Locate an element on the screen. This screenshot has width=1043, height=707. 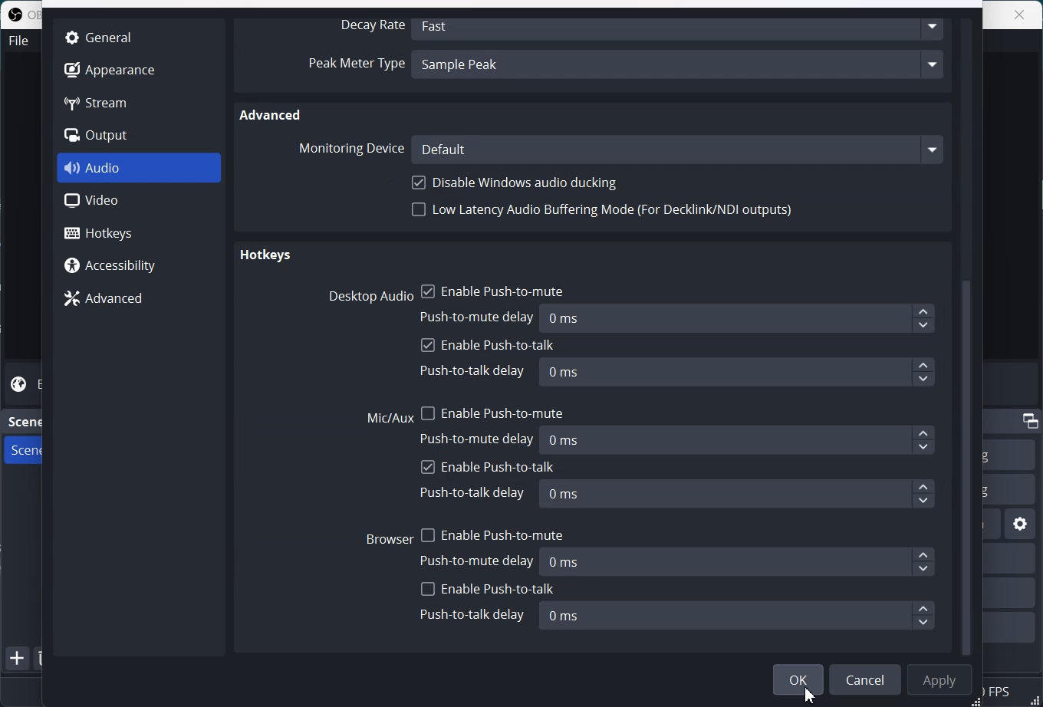
OK is located at coordinates (798, 679).